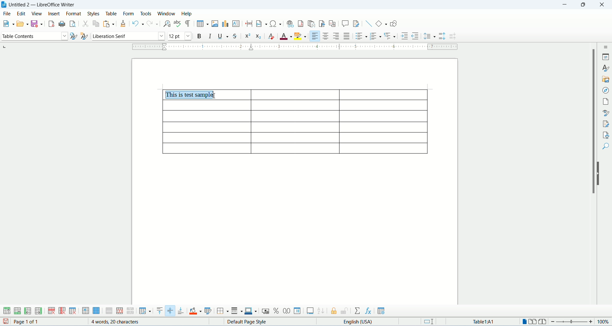  I want to click on insert page break, so click(249, 23).